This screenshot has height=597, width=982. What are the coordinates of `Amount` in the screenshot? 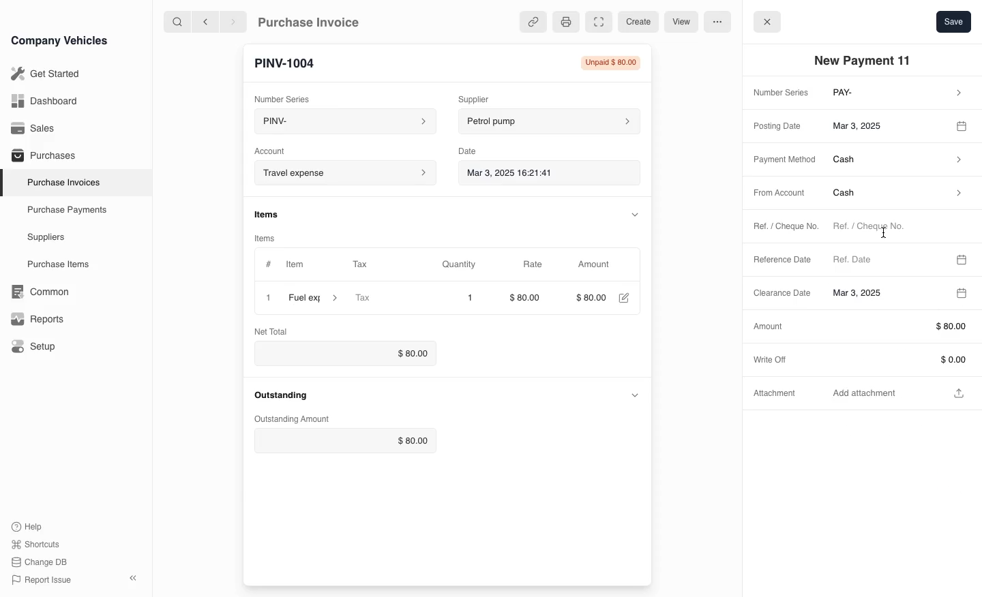 It's located at (595, 264).